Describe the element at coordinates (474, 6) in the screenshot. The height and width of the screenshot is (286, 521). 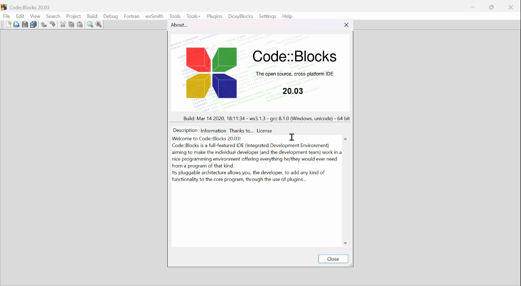
I see `minimise` at that location.